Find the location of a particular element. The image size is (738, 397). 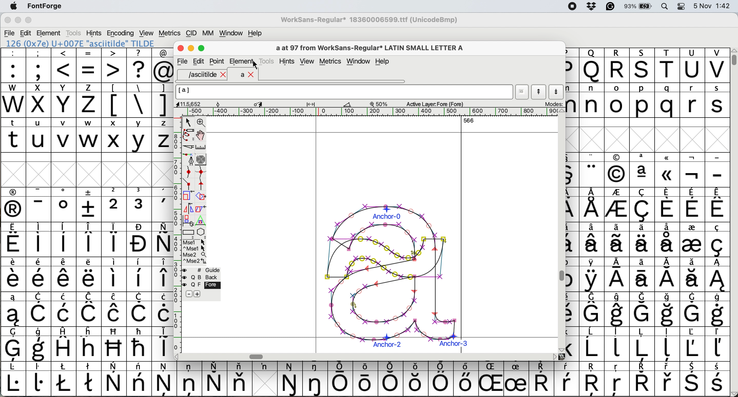

symbol is located at coordinates (40, 310).